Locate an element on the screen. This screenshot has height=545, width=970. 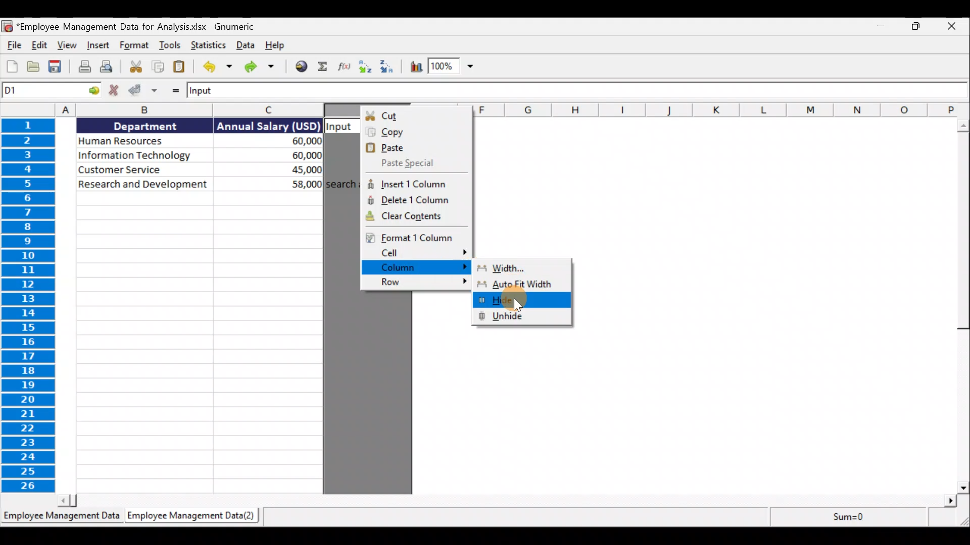
Create a new workbook is located at coordinates (12, 68).